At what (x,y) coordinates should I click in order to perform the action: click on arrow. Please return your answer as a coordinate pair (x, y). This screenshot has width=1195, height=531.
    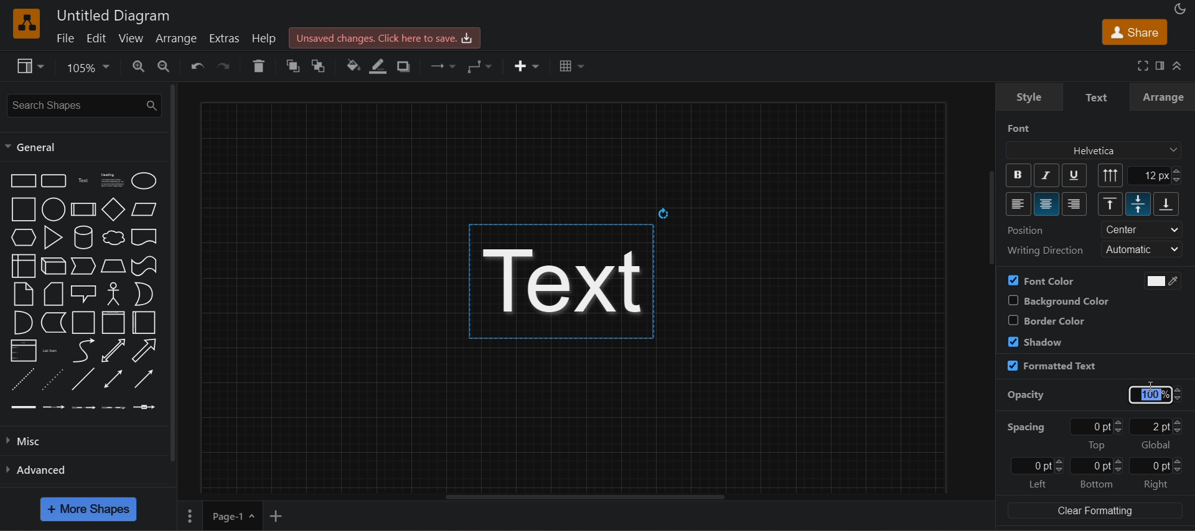
    Looking at the image, I should click on (146, 351).